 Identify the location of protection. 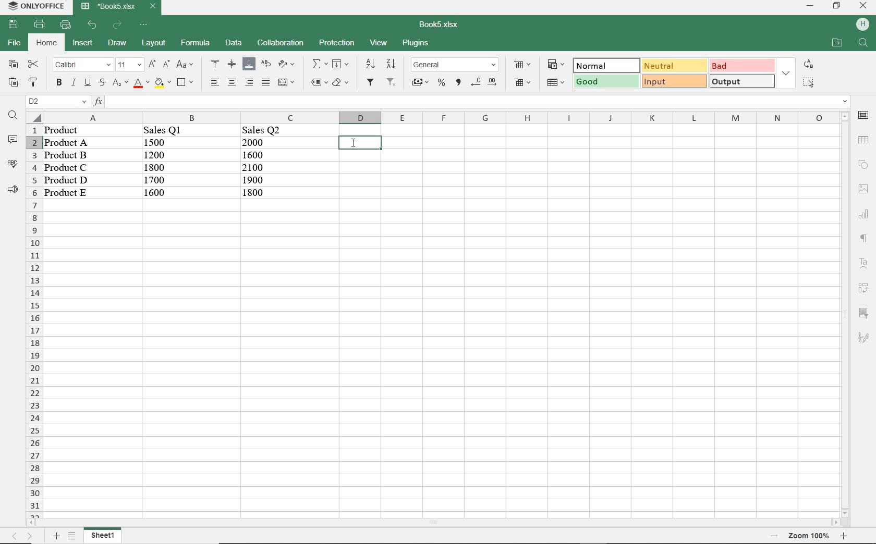
(338, 43).